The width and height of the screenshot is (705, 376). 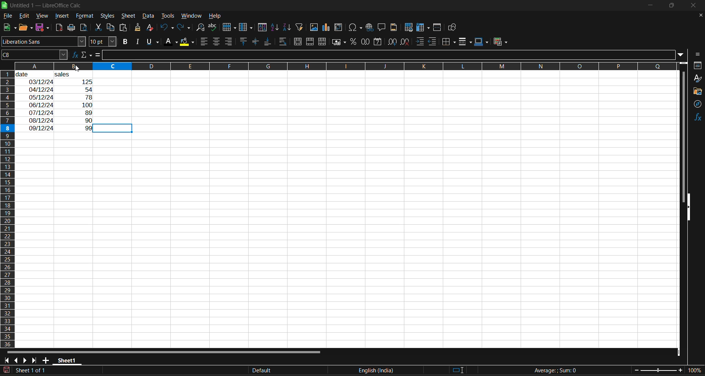 What do you see at coordinates (698, 78) in the screenshot?
I see `style` at bounding box center [698, 78].